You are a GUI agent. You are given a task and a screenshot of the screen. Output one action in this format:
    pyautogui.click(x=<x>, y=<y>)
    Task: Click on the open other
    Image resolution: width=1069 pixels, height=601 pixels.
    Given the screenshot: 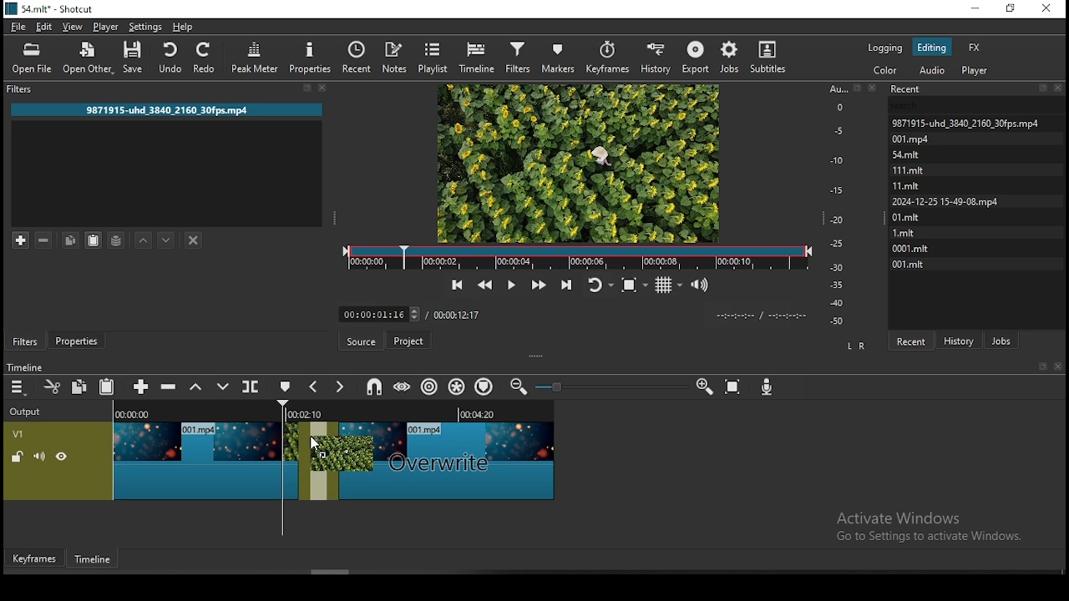 What is the action you would take?
    pyautogui.click(x=89, y=60)
    